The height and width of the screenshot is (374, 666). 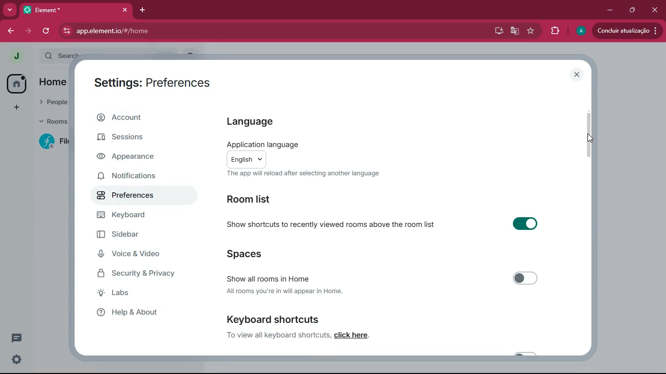 What do you see at coordinates (157, 82) in the screenshot?
I see `settings: preferences` at bounding box center [157, 82].